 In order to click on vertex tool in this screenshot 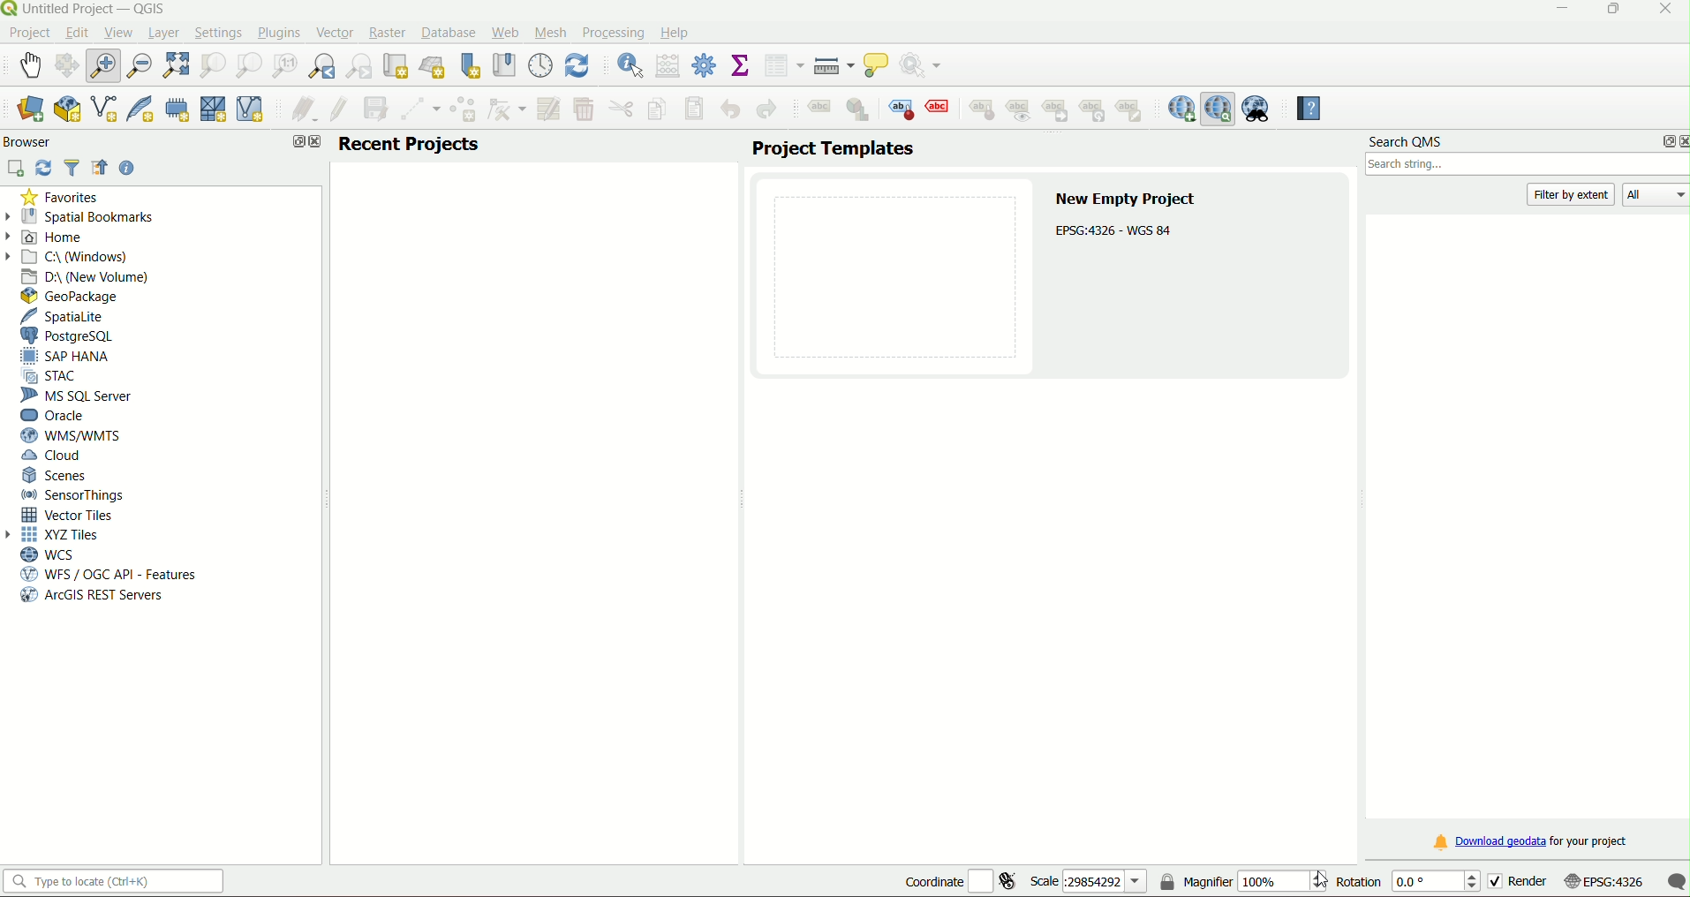, I will do `click(507, 109)`.